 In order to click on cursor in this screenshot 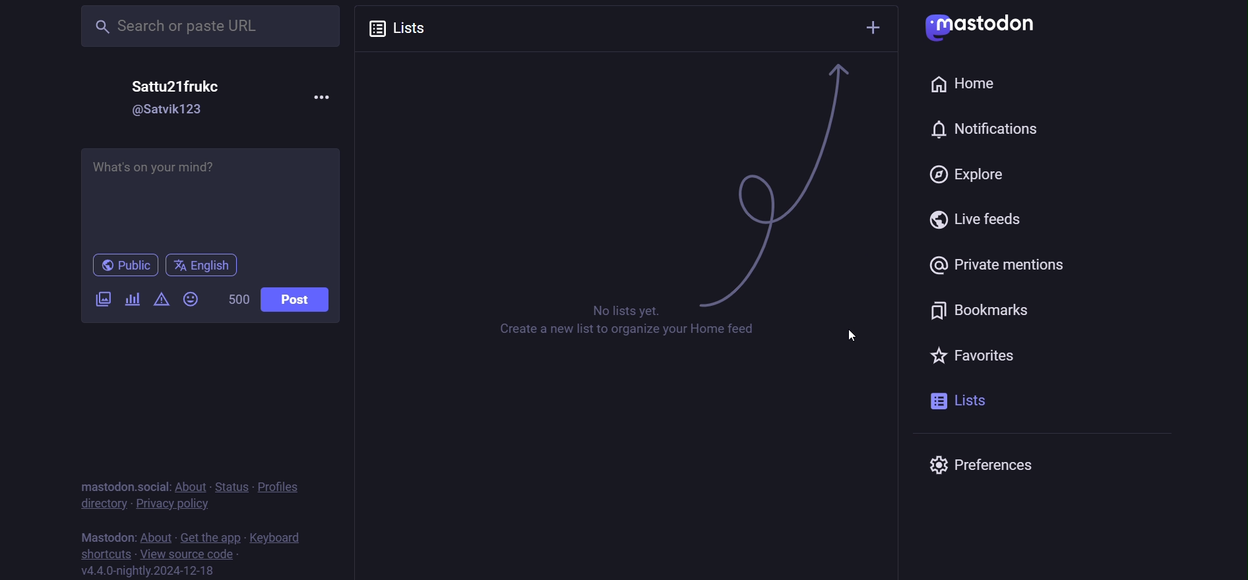, I will do `click(848, 333)`.